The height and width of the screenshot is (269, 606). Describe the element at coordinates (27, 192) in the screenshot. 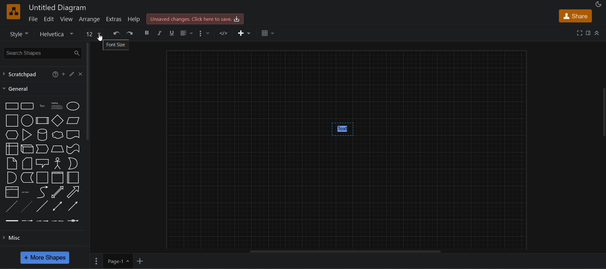

I see `List item` at that location.